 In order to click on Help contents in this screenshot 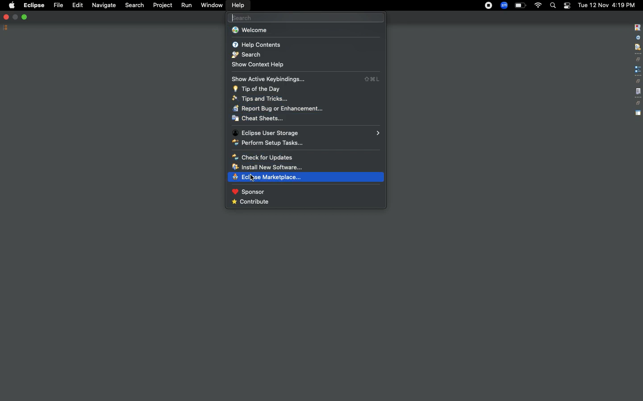, I will do `click(257, 45)`.